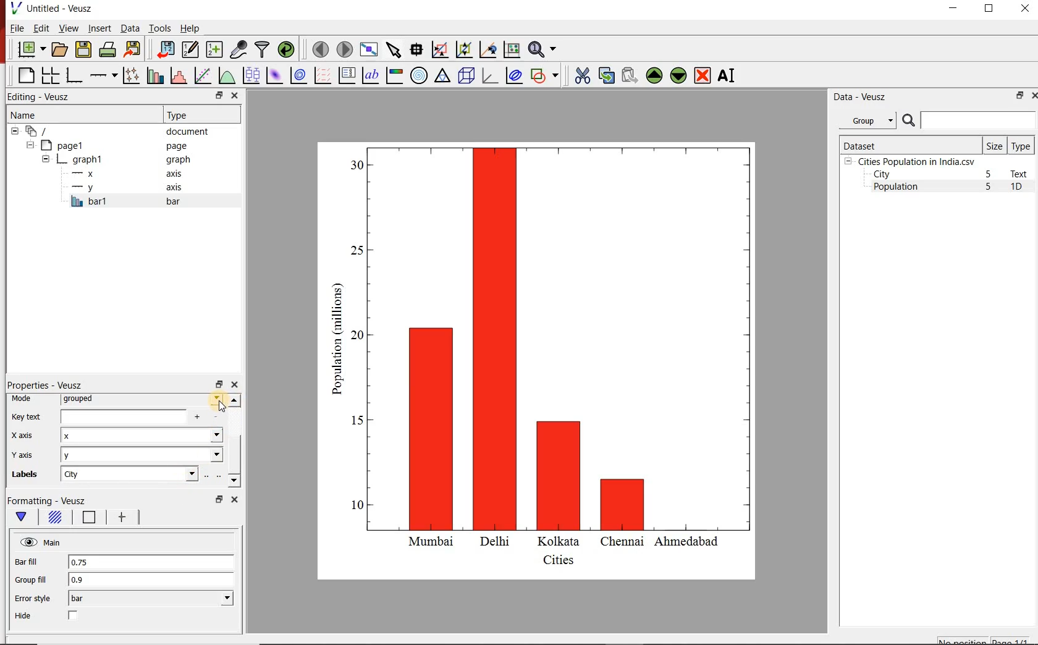 This screenshot has width=1038, height=645. I want to click on close, so click(236, 95).